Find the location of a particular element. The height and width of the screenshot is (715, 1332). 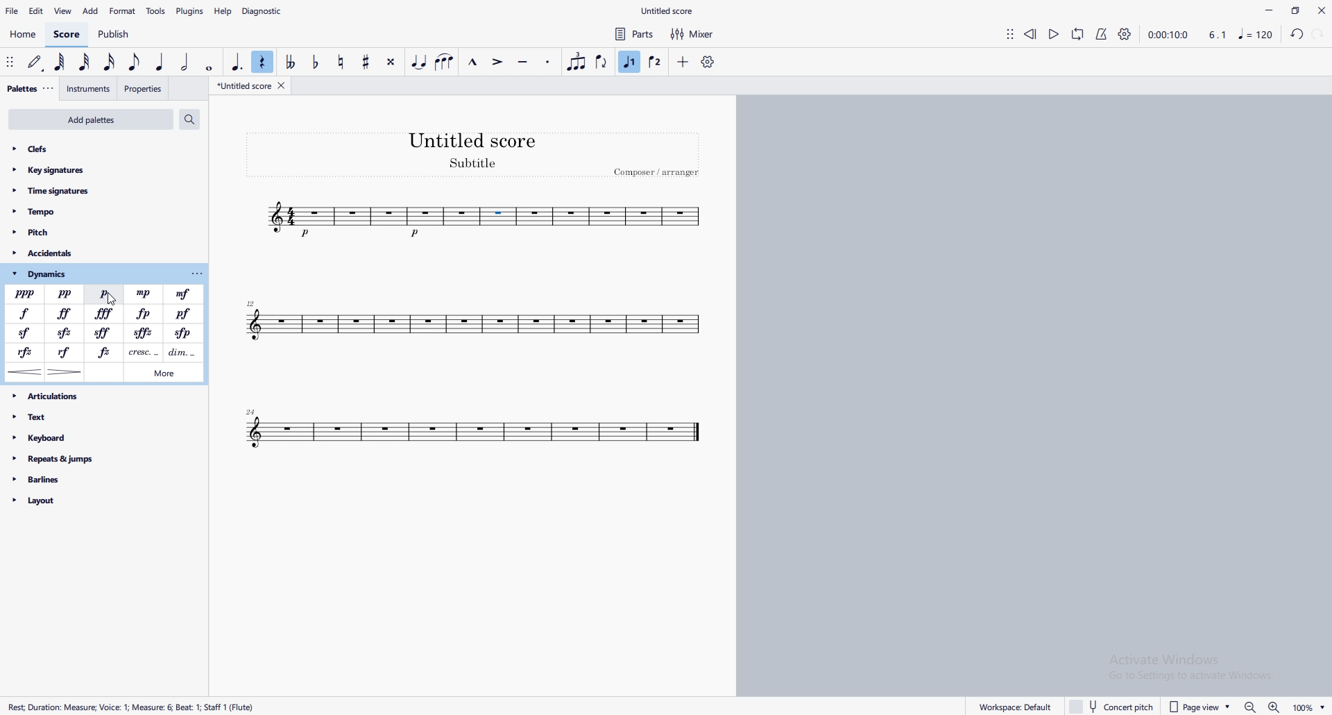

add palettes is located at coordinates (91, 119).